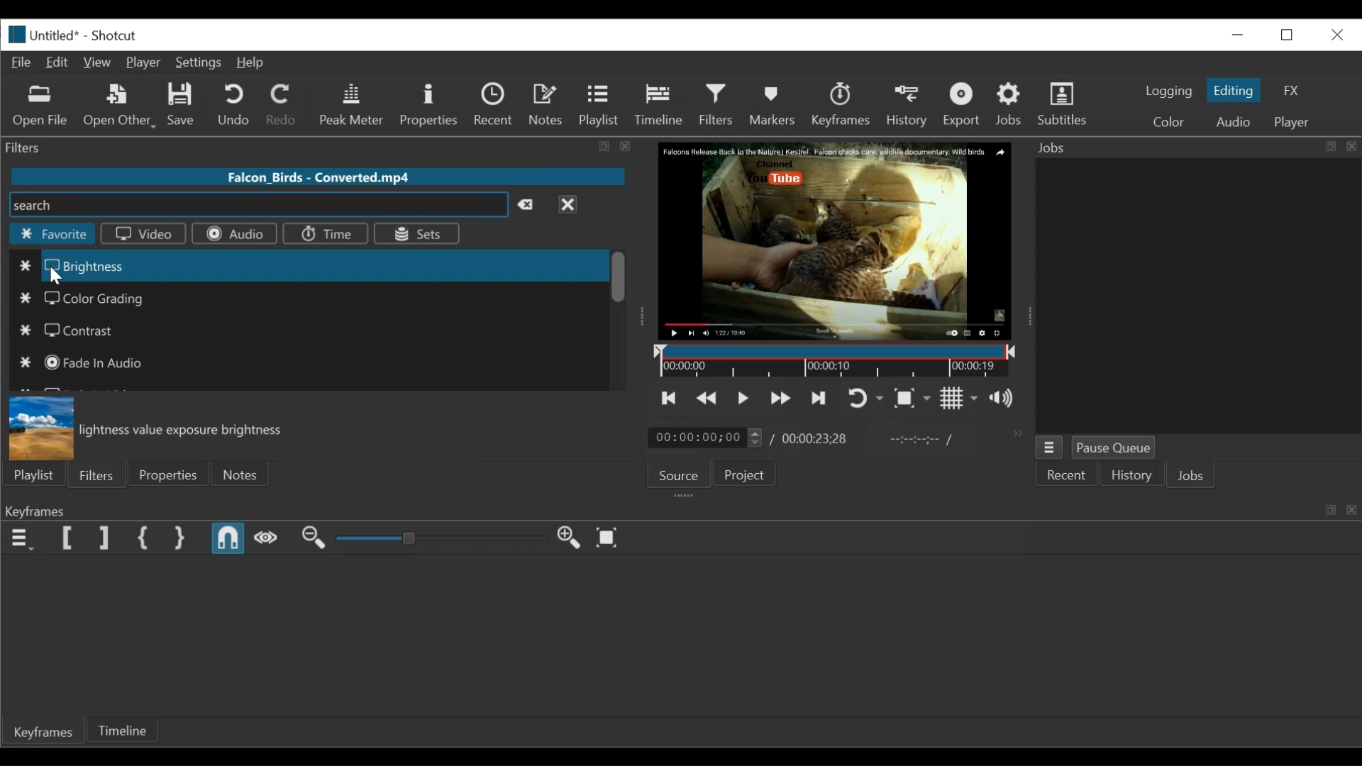  What do you see at coordinates (914, 399) in the screenshot?
I see `Toggle zoom` at bounding box center [914, 399].